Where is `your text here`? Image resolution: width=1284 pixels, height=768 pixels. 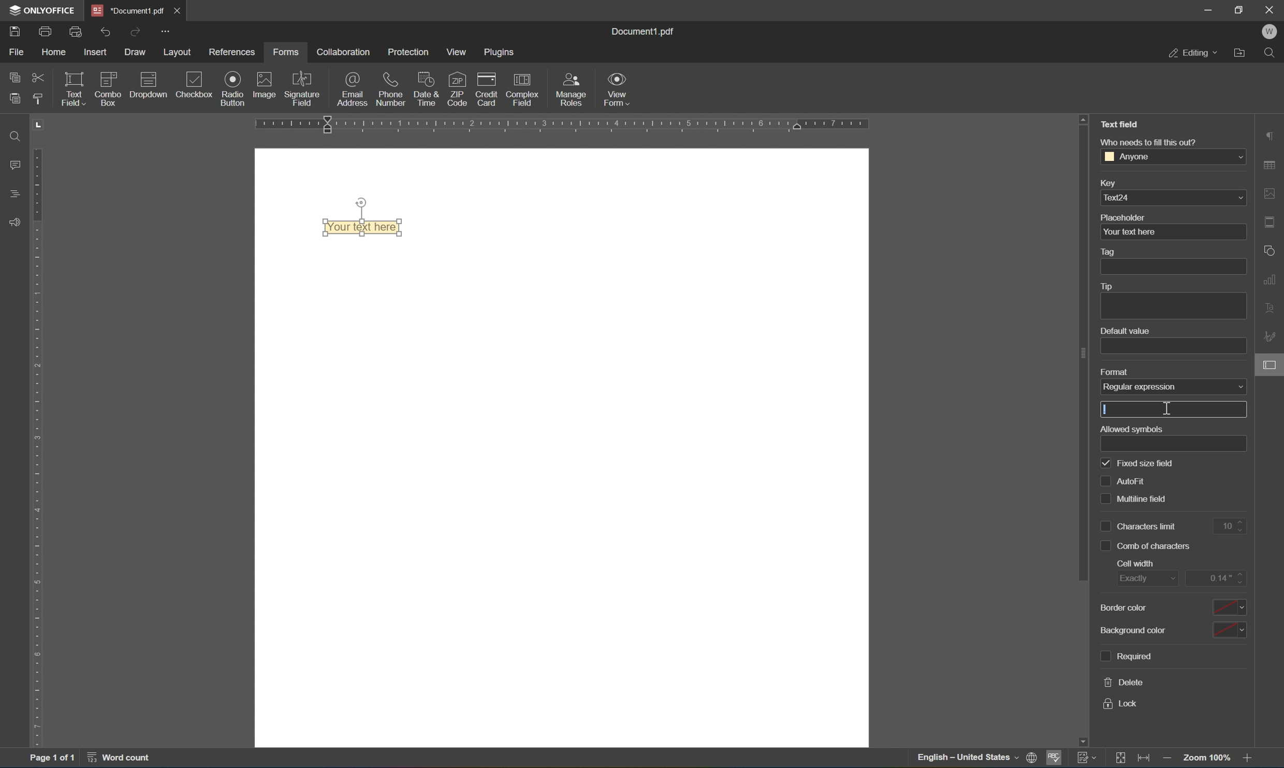
your text here is located at coordinates (1172, 232).